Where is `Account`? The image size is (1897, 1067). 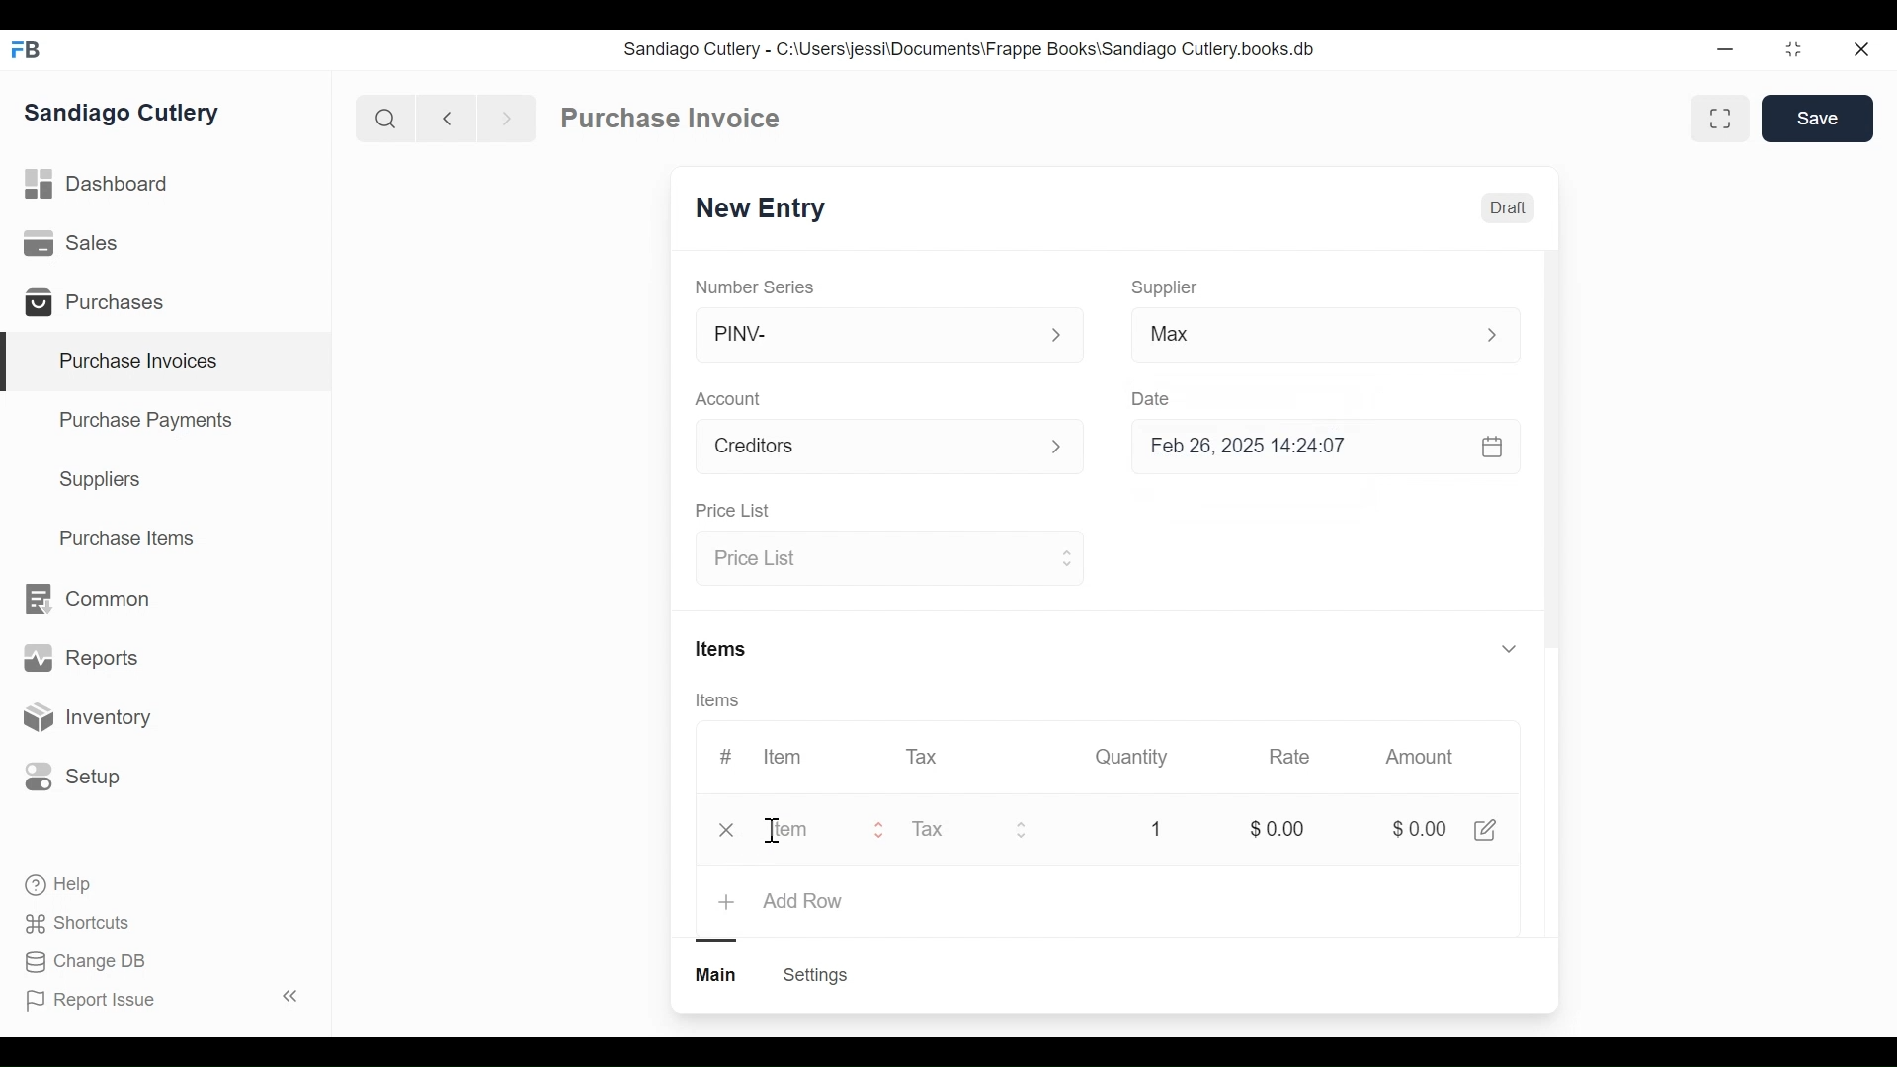 Account is located at coordinates (732, 401).